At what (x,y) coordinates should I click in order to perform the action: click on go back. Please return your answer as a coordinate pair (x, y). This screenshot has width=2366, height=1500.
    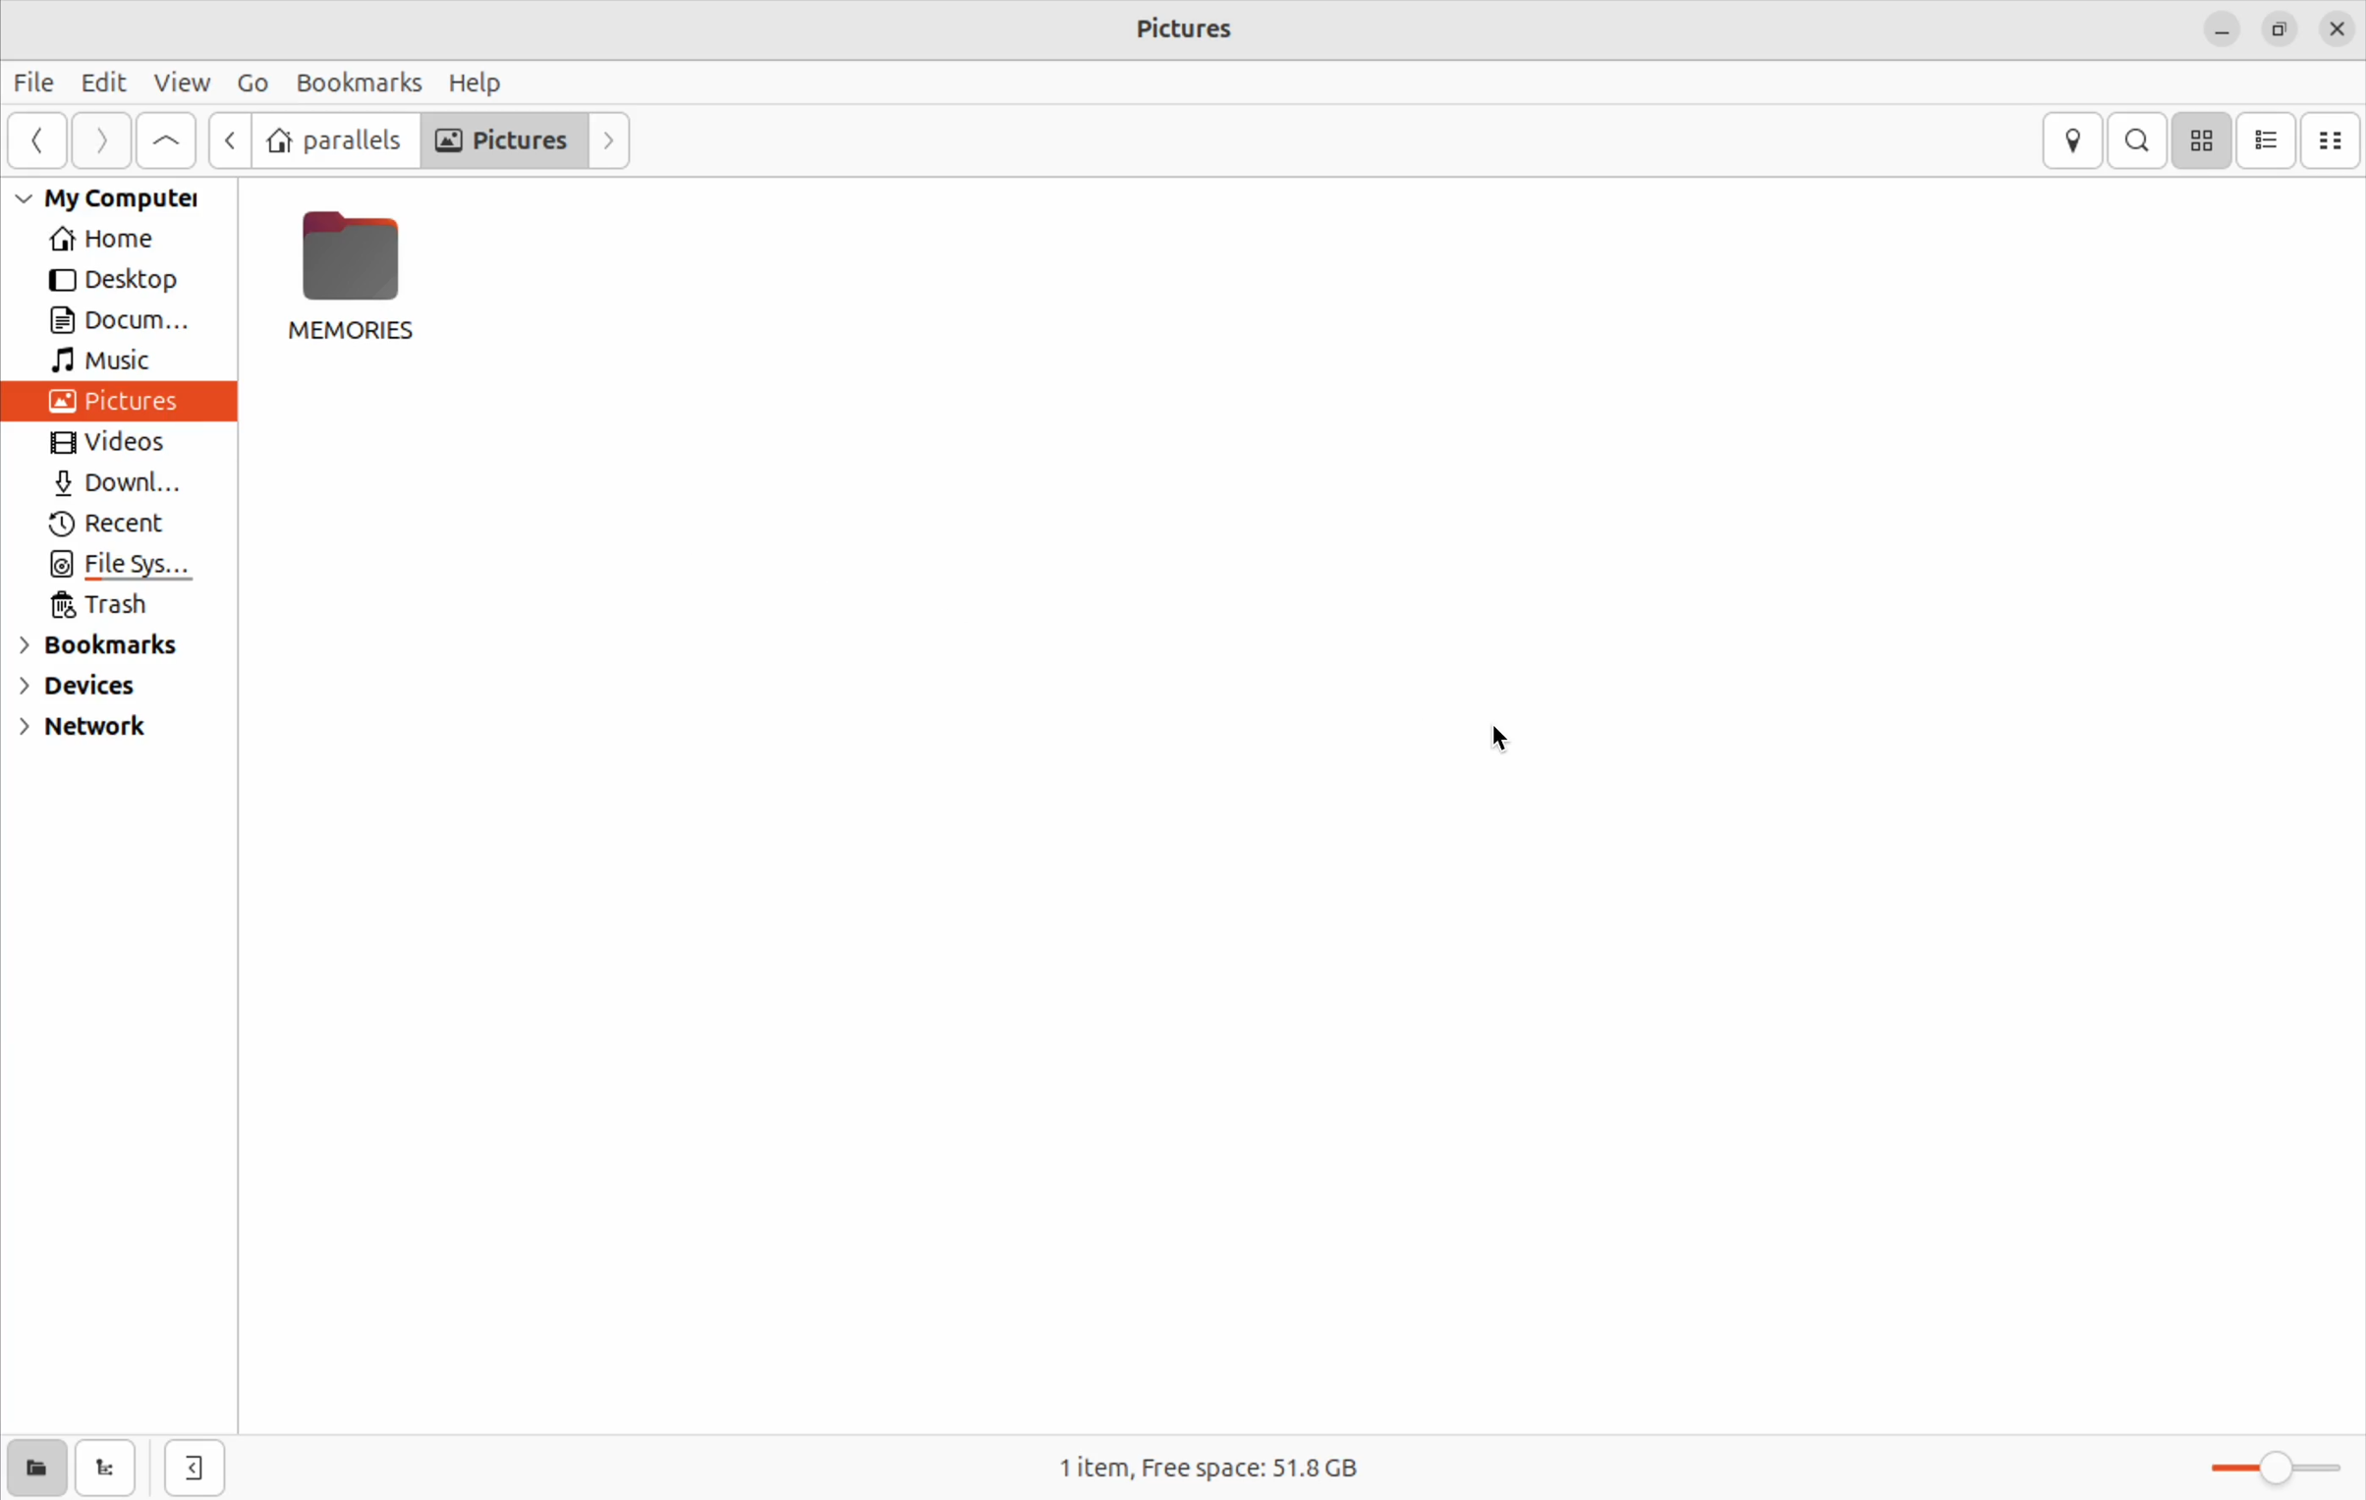
    Looking at the image, I should click on (34, 139).